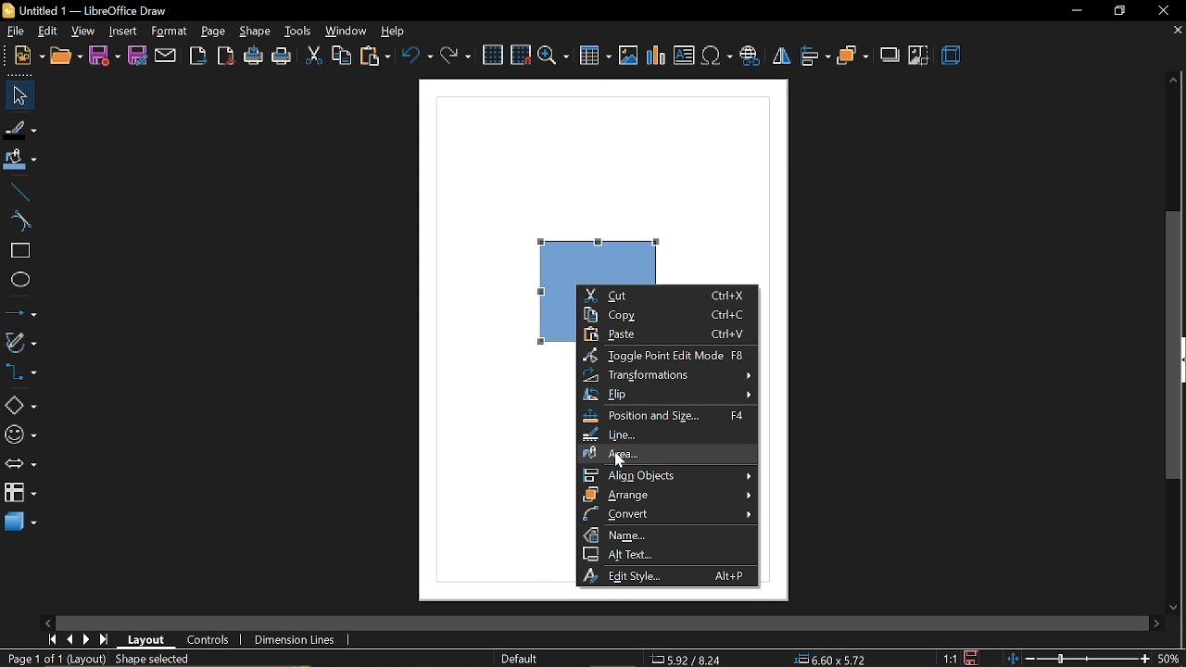 Image resolution: width=1186 pixels, height=667 pixels. Describe the element at coordinates (1178, 608) in the screenshot. I see `Move down` at that location.